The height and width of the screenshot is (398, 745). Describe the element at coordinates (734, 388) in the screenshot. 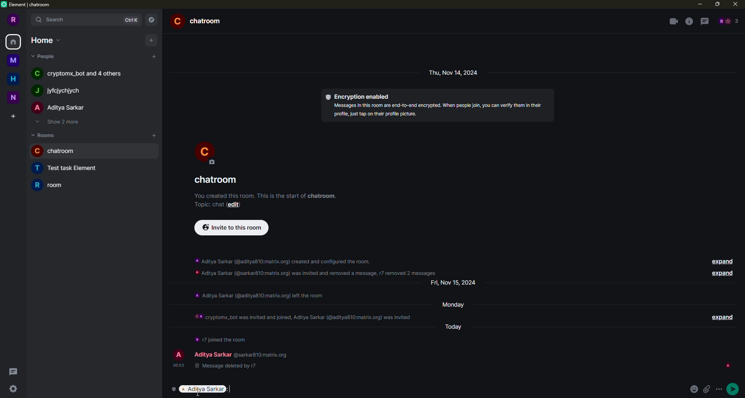

I see `sed` at that location.